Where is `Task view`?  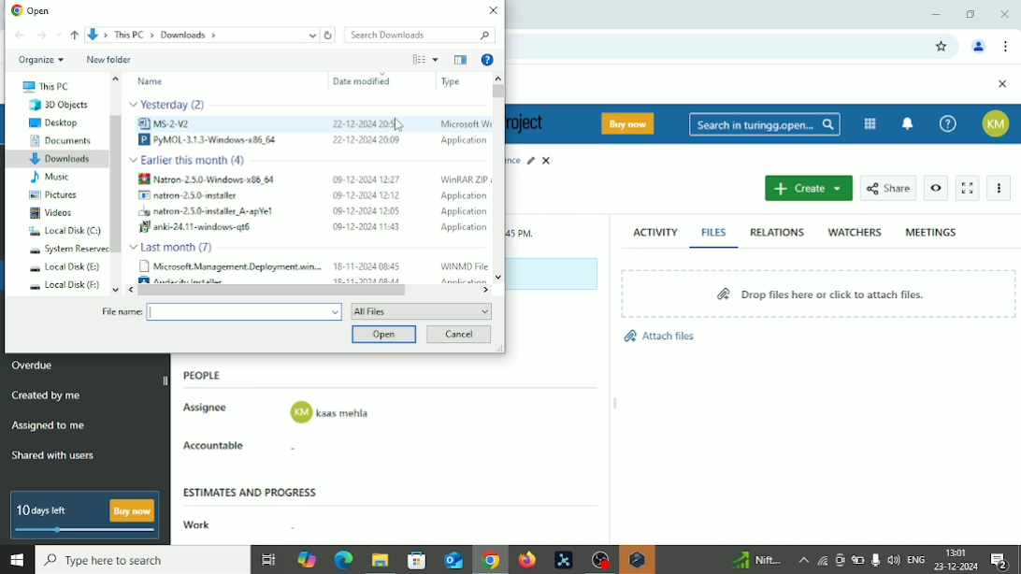 Task view is located at coordinates (268, 562).